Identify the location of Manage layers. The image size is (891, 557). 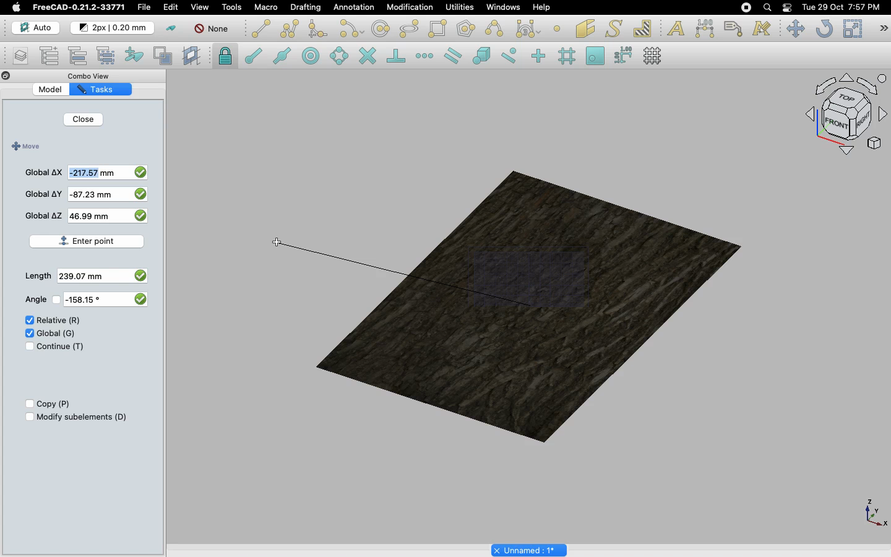
(16, 57).